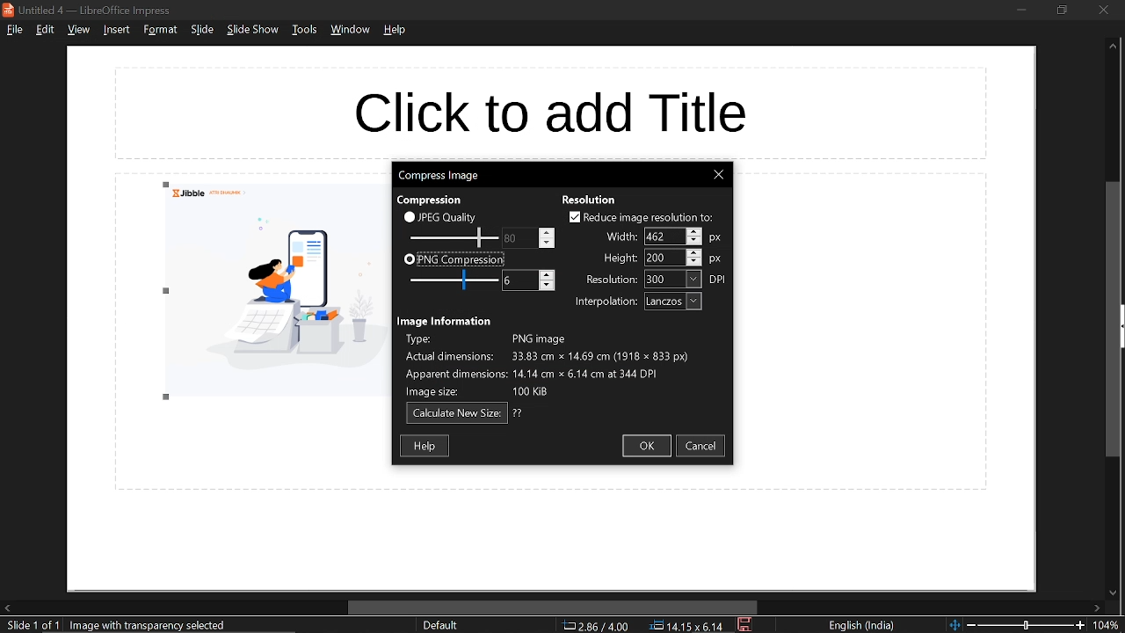 This screenshot has width=1125, height=633. What do you see at coordinates (693, 251) in the screenshot?
I see `increase height` at bounding box center [693, 251].